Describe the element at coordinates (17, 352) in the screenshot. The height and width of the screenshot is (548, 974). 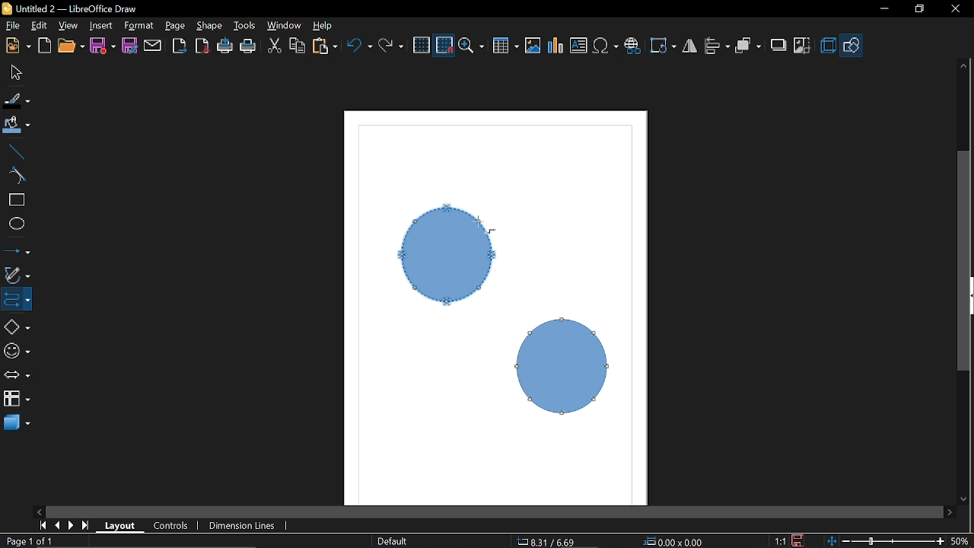
I see `Symbol shapes` at that location.